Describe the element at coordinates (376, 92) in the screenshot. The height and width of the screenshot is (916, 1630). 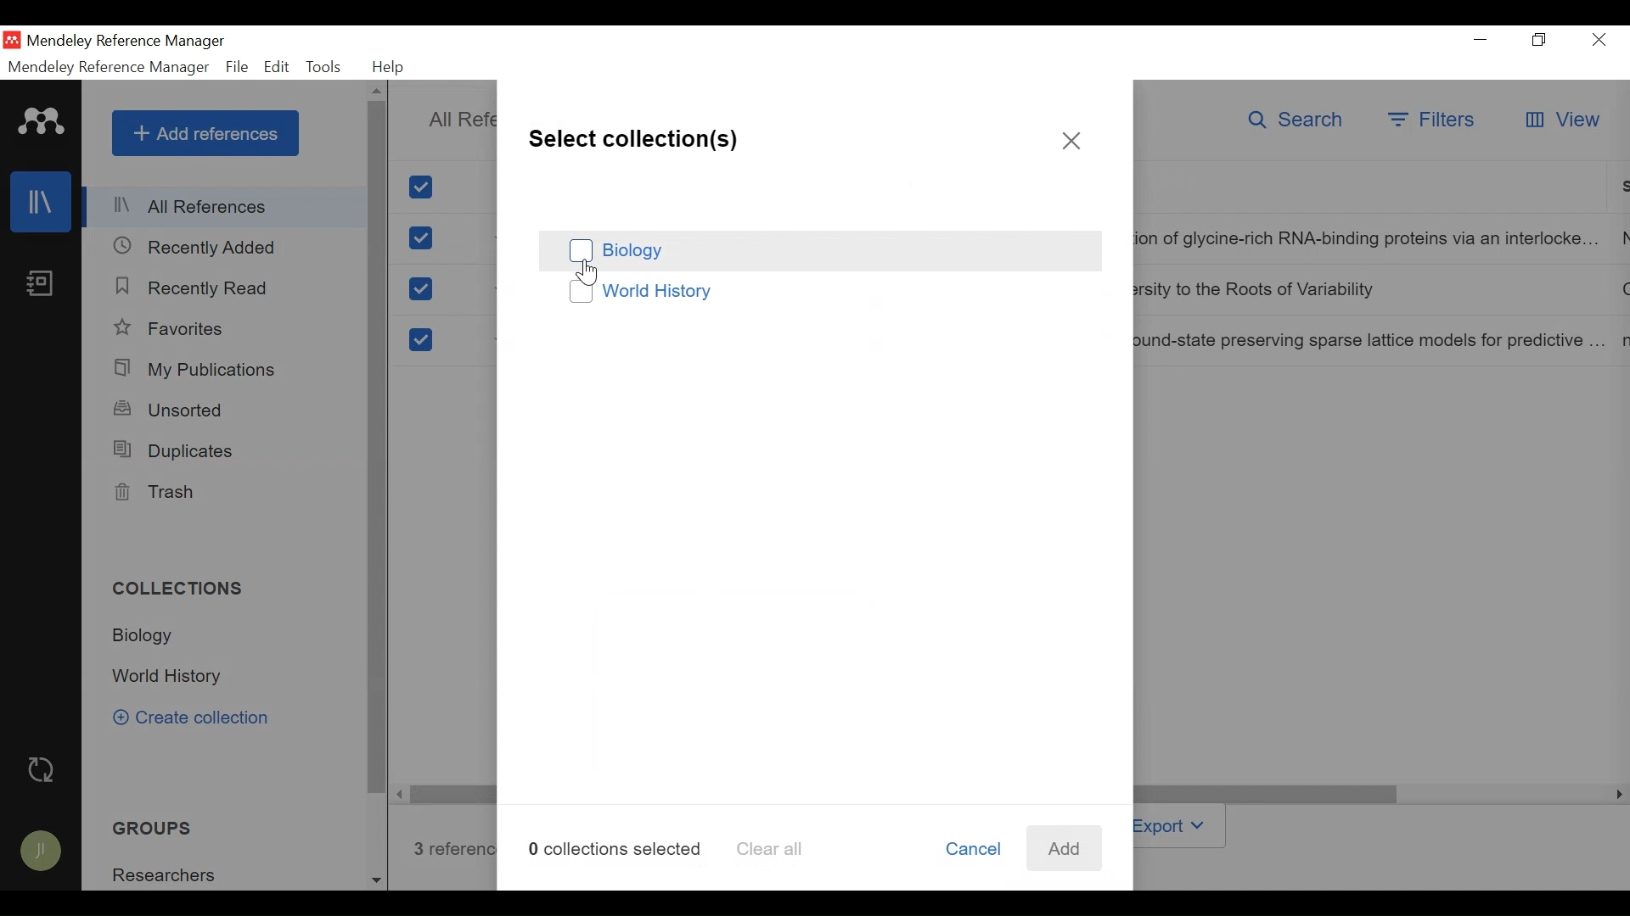
I see `Scroll up` at that location.